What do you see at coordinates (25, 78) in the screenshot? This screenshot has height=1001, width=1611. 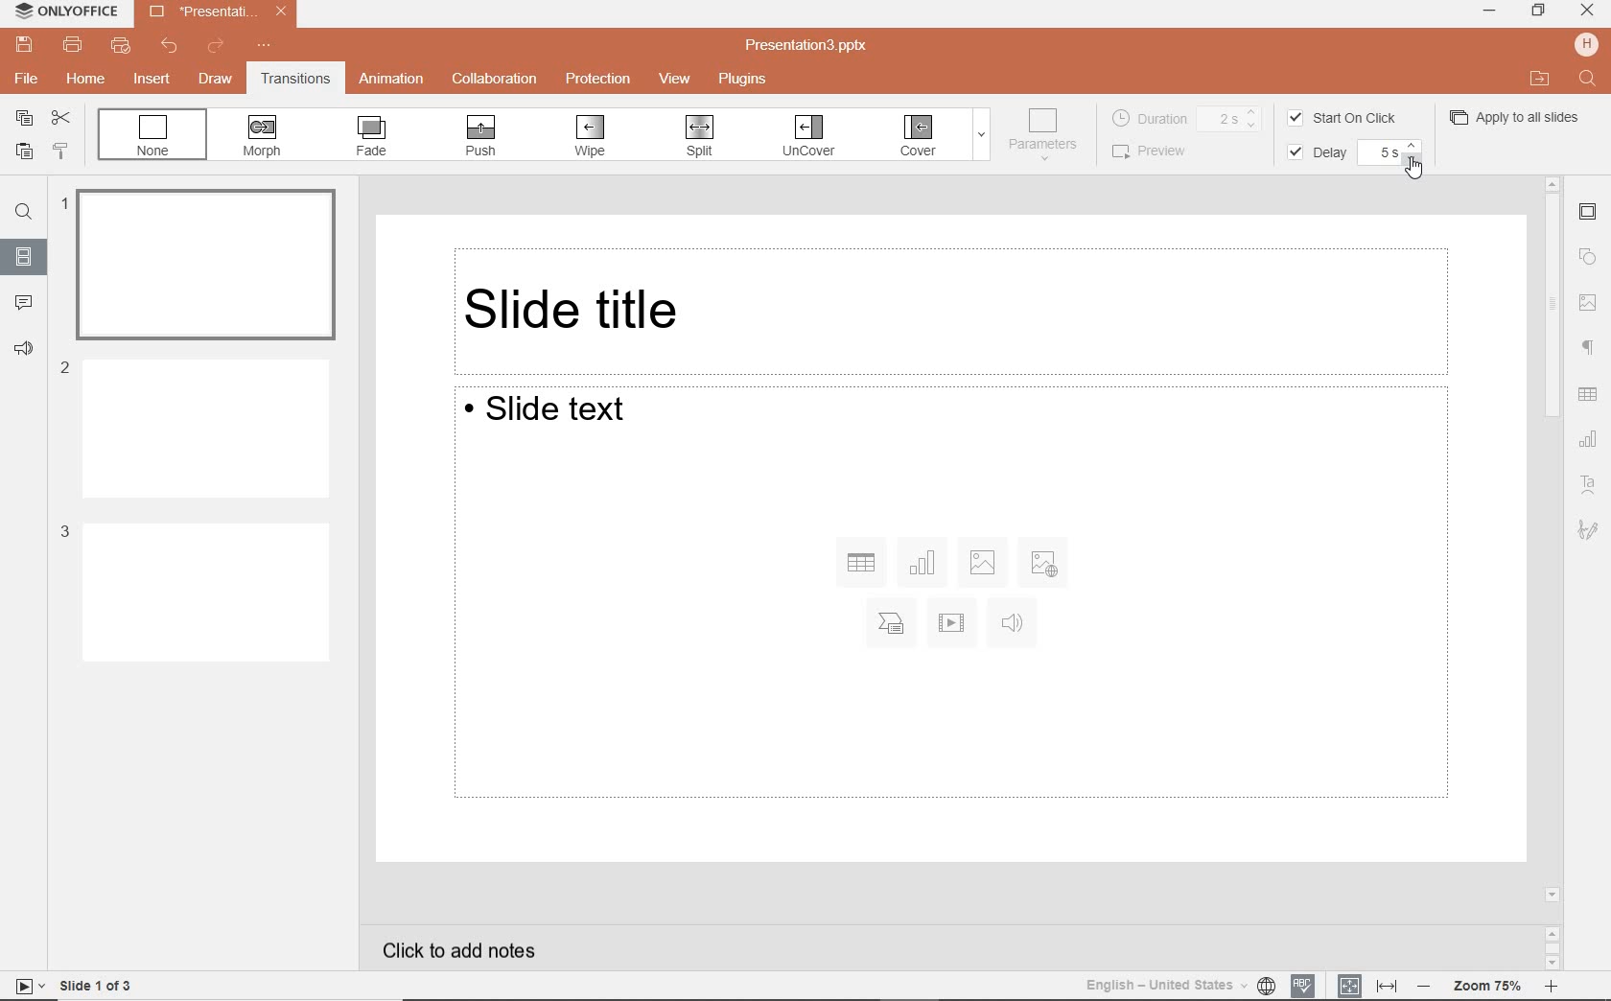 I see `file` at bounding box center [25, 78].